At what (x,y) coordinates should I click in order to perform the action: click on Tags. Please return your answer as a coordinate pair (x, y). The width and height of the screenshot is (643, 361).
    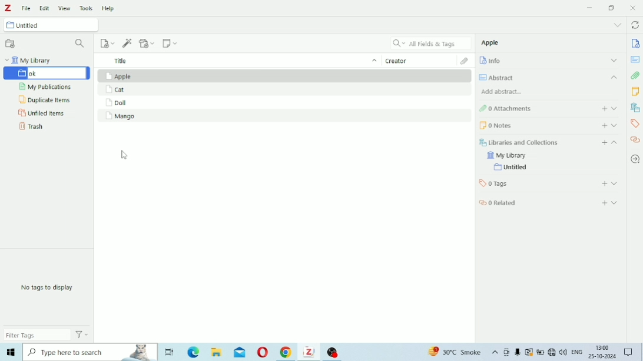
    Looking at the image, I should click on (493, 183).